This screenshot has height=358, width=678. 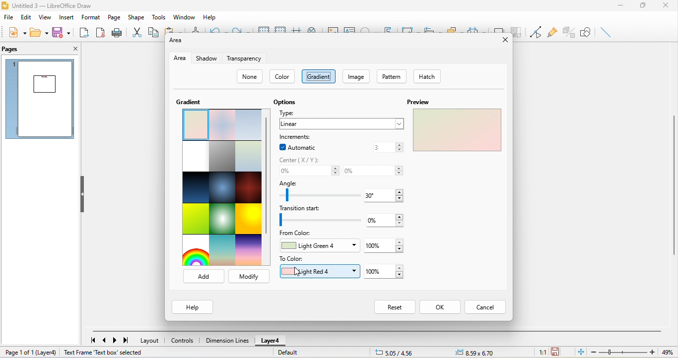 I want to click on special character, so click(x=368, y=28).